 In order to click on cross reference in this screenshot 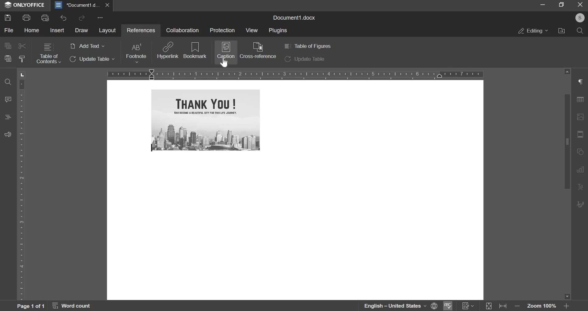, I will do `click(258, 50)`.